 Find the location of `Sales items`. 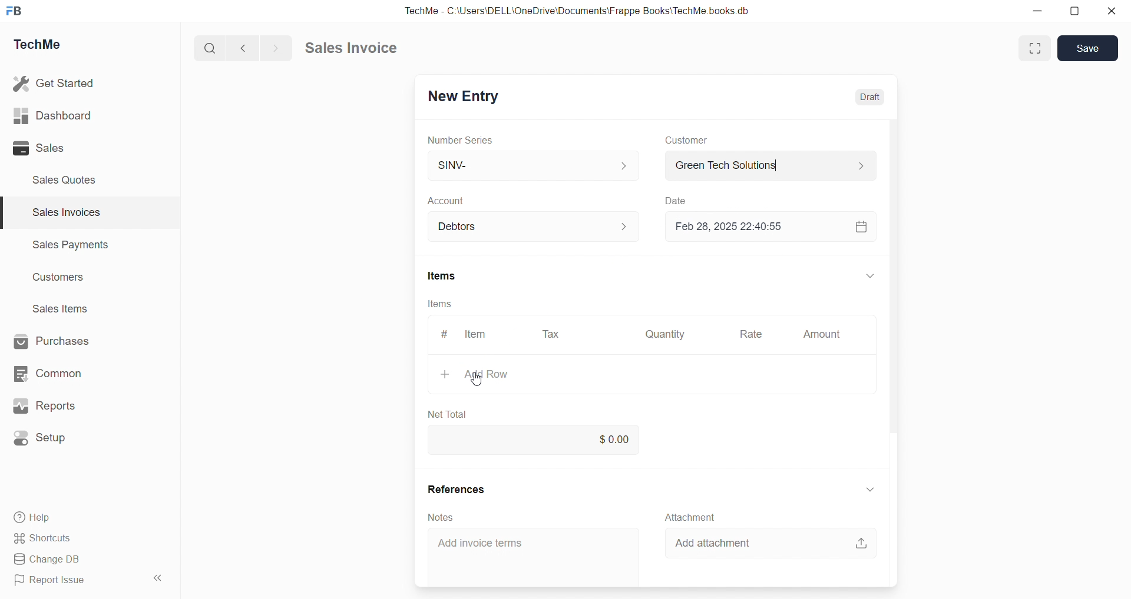

Sales items is located at coordinates (61, 308).